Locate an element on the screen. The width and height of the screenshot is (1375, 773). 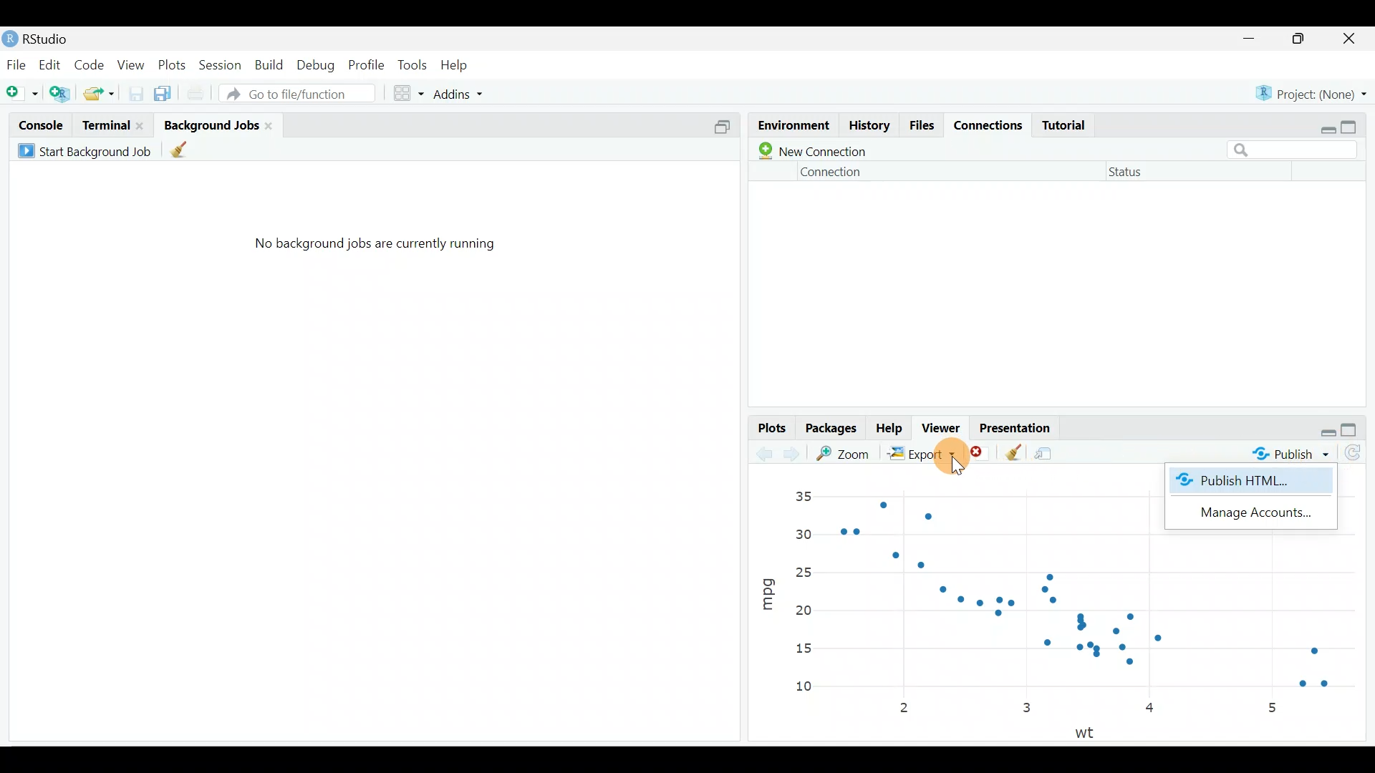
Publish HTML... is located at coordinates (1243, 484).